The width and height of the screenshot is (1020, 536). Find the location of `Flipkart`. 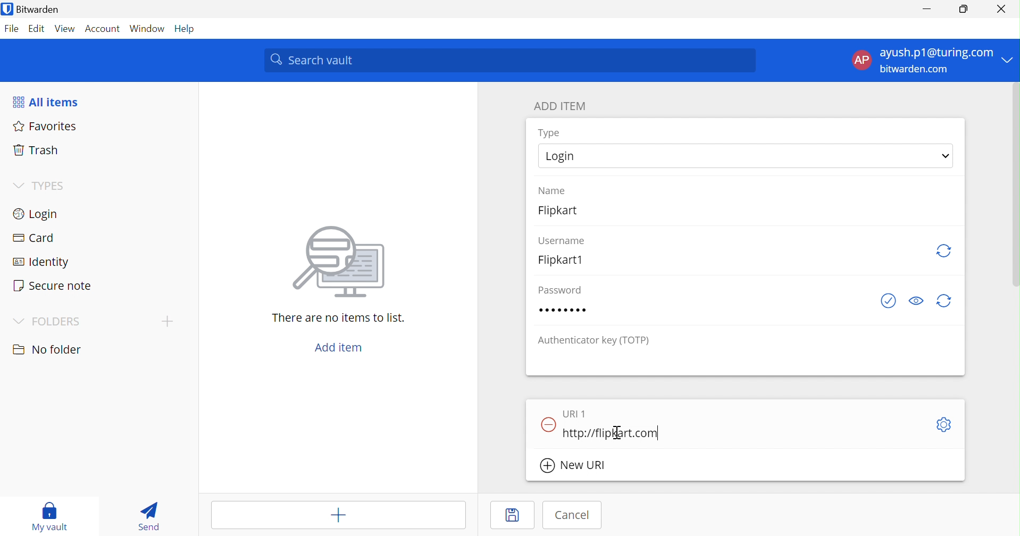

Flipkart is located at coordinates (565, 214).